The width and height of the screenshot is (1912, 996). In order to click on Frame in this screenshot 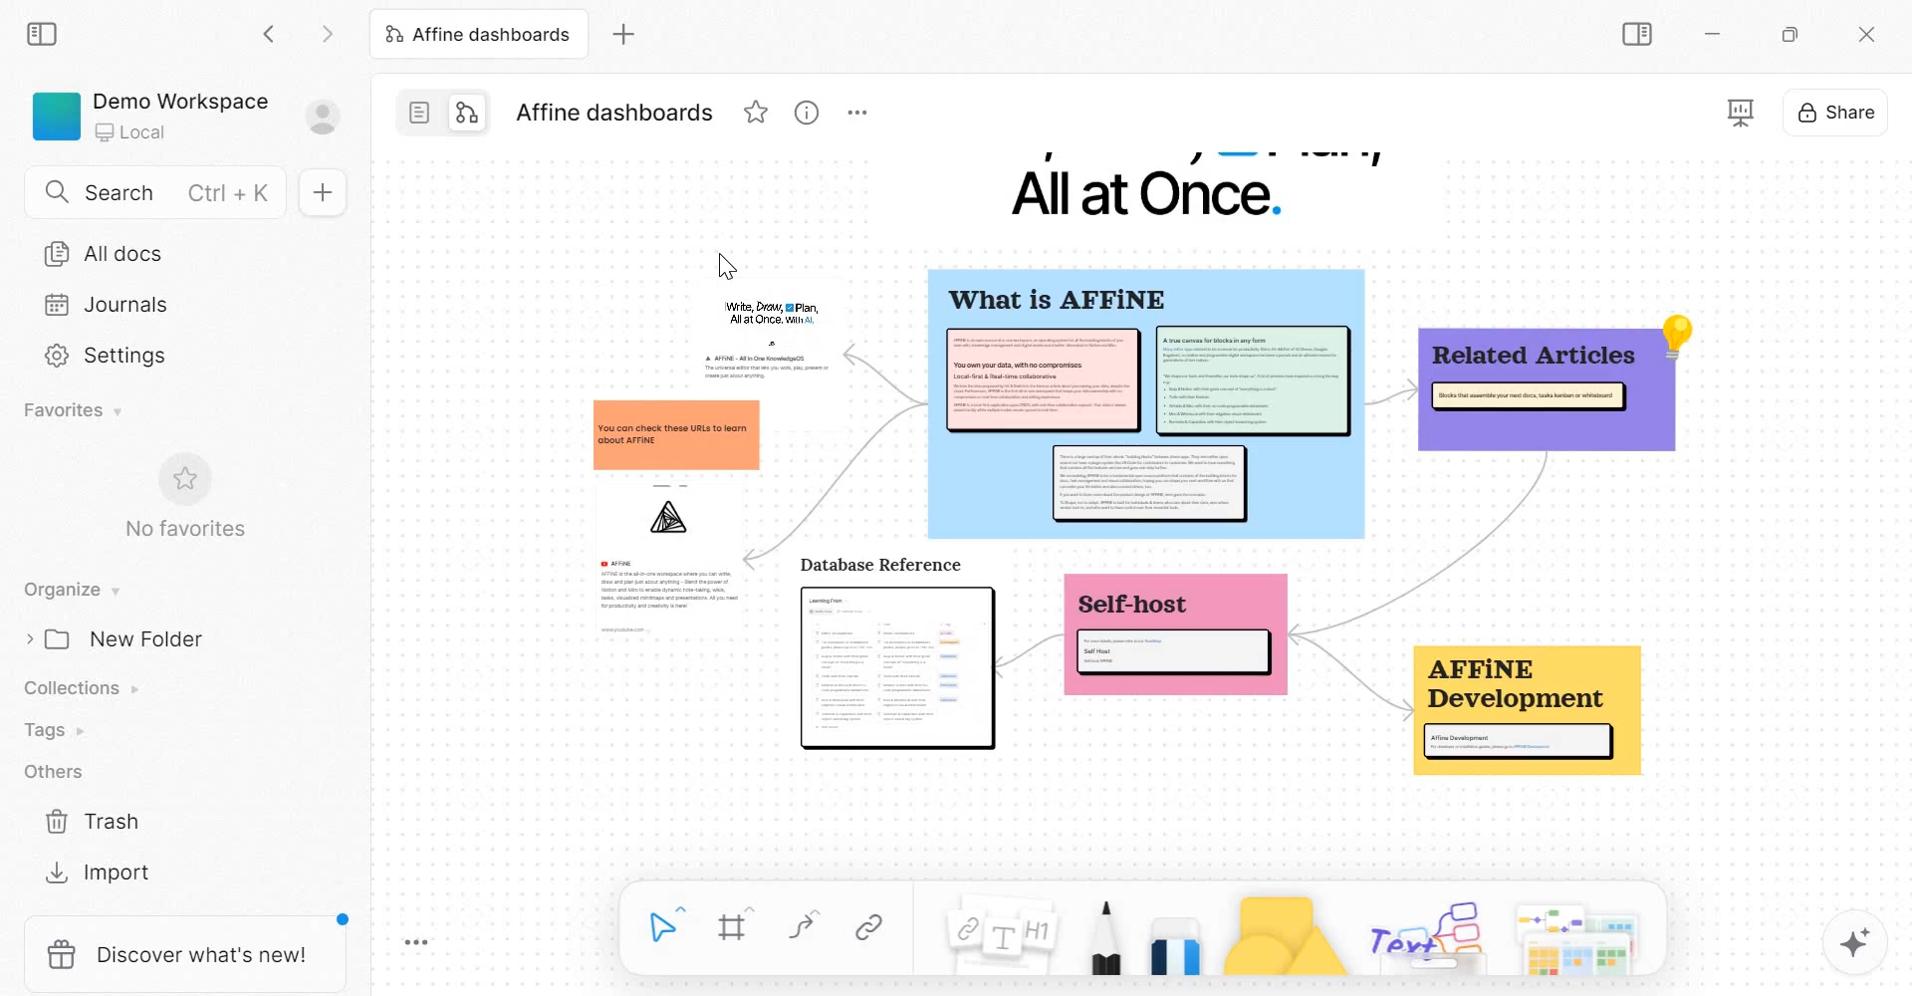, I will do `click(732, 927)`.